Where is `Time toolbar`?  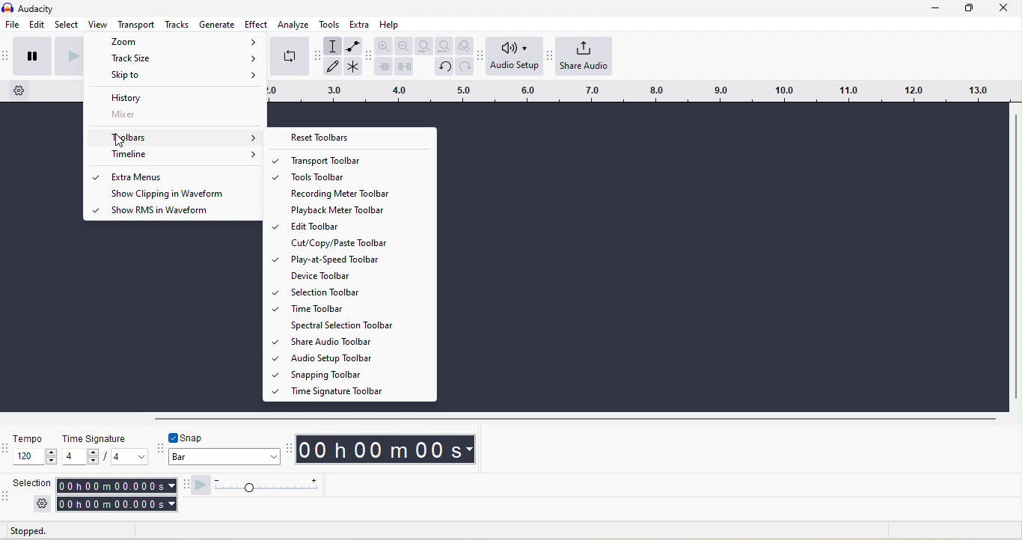
Time toolbar is located at coordinates (358, 308).